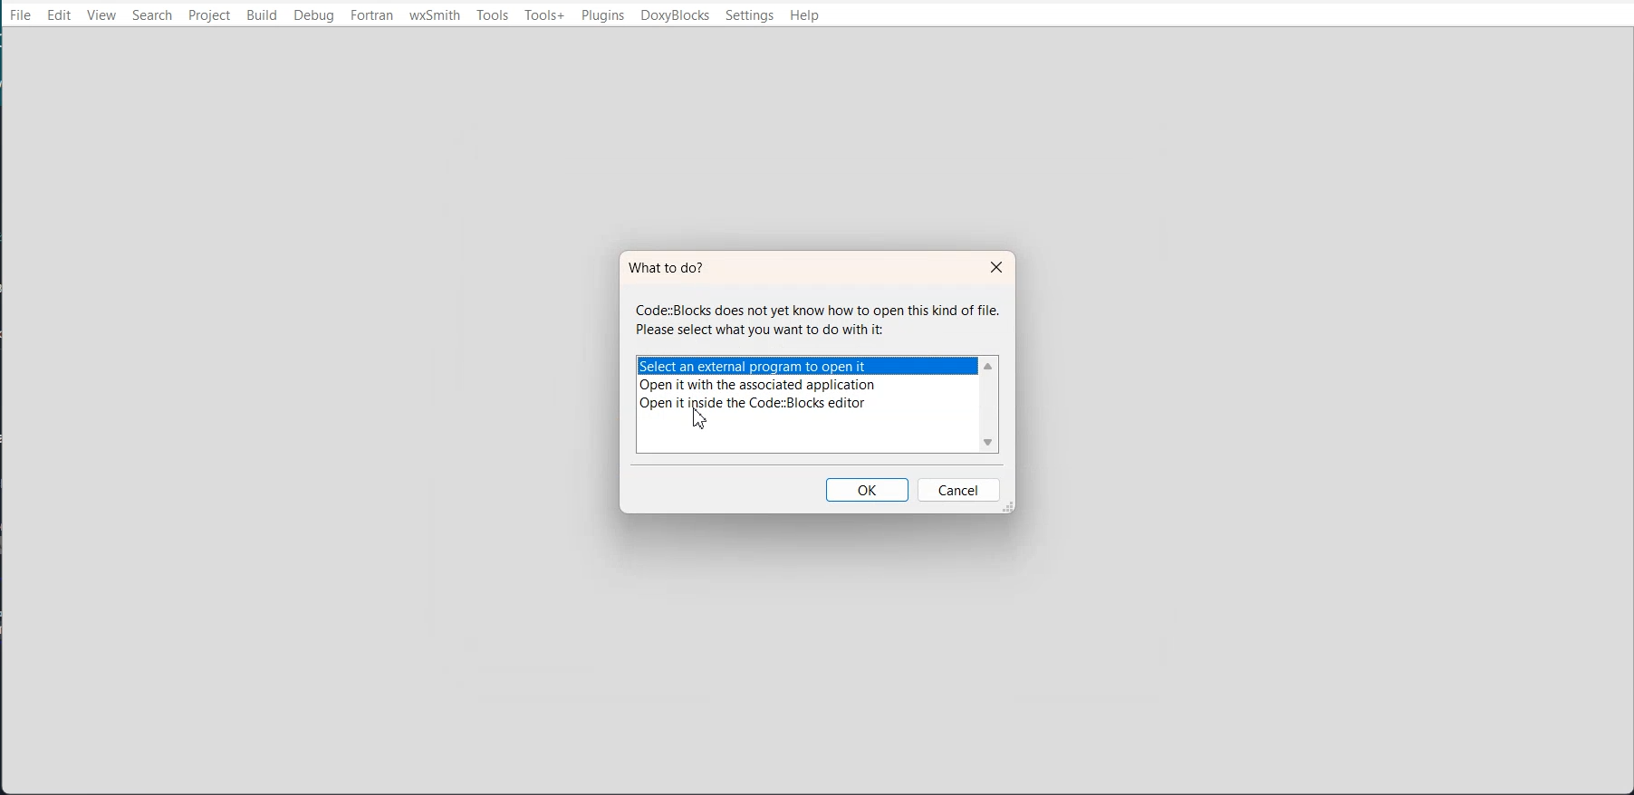 The width and height of the screenshot is (1634, 795). What do you see at coordinates (263, 15) in the screenshot?
I see `Build` at bounding box center [263, 15].